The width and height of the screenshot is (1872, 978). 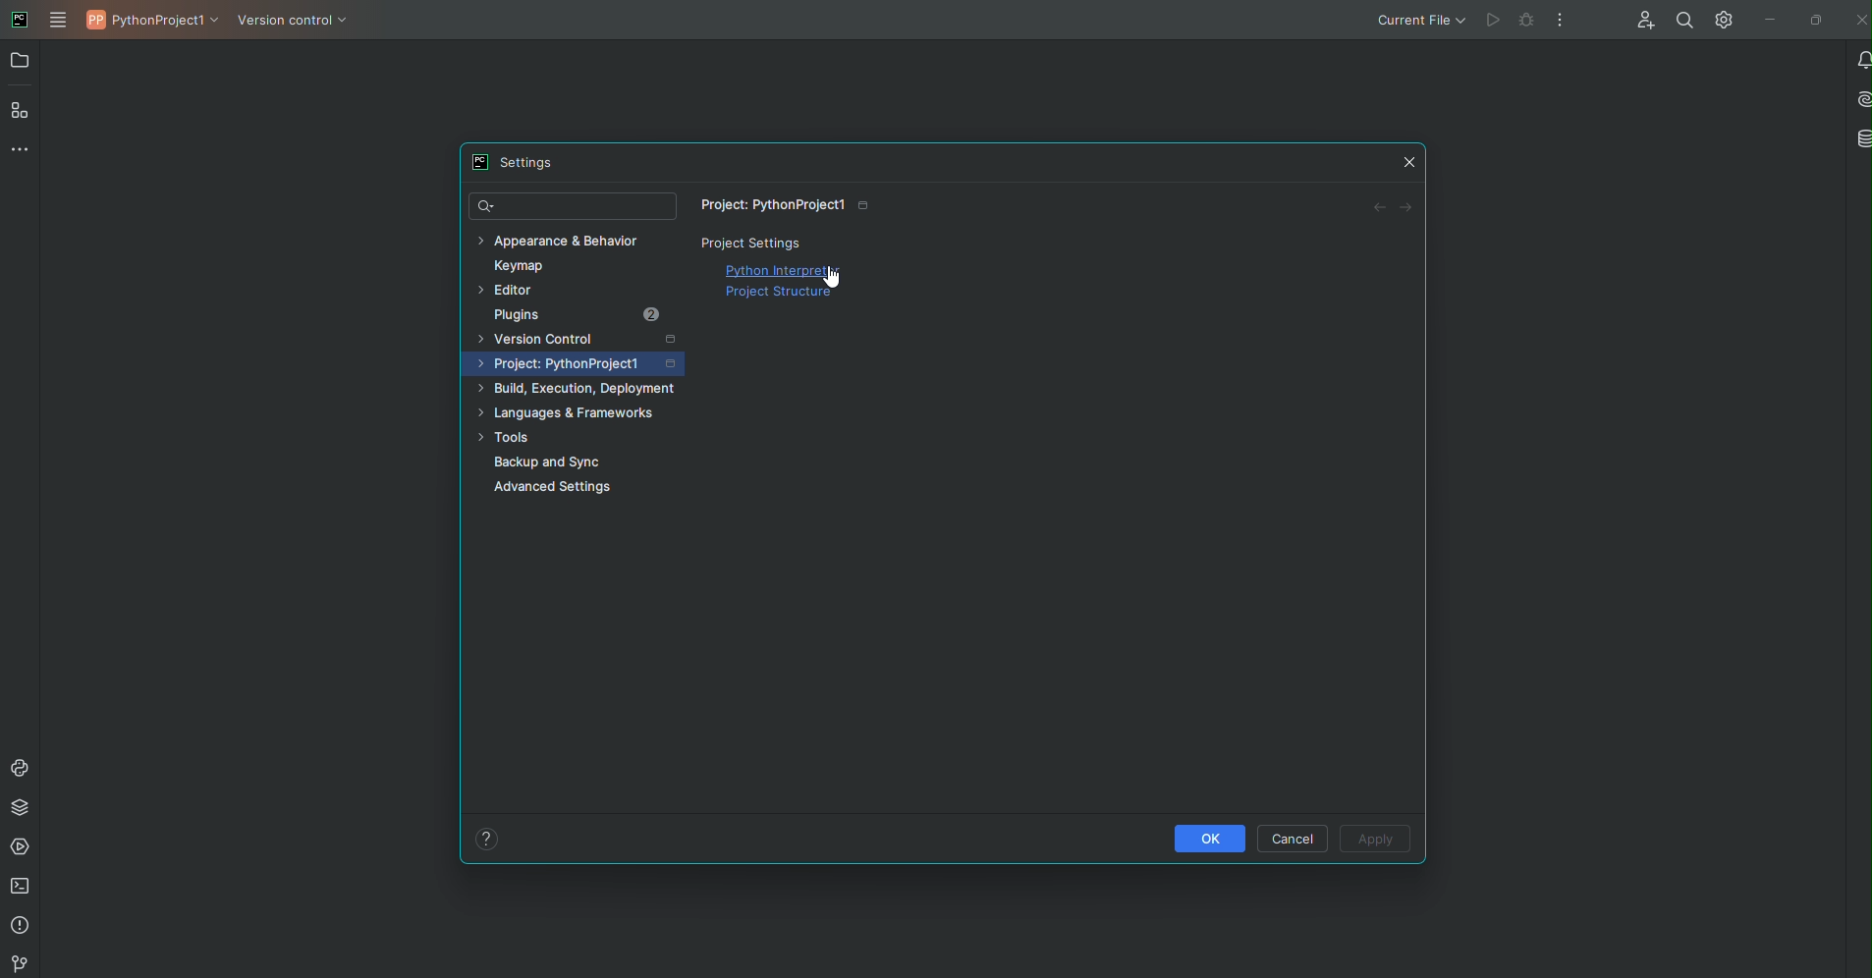 What do you see at coordinates (22, 927) in the screenshot?
I see `Problems` at bounding box center [22, 927].